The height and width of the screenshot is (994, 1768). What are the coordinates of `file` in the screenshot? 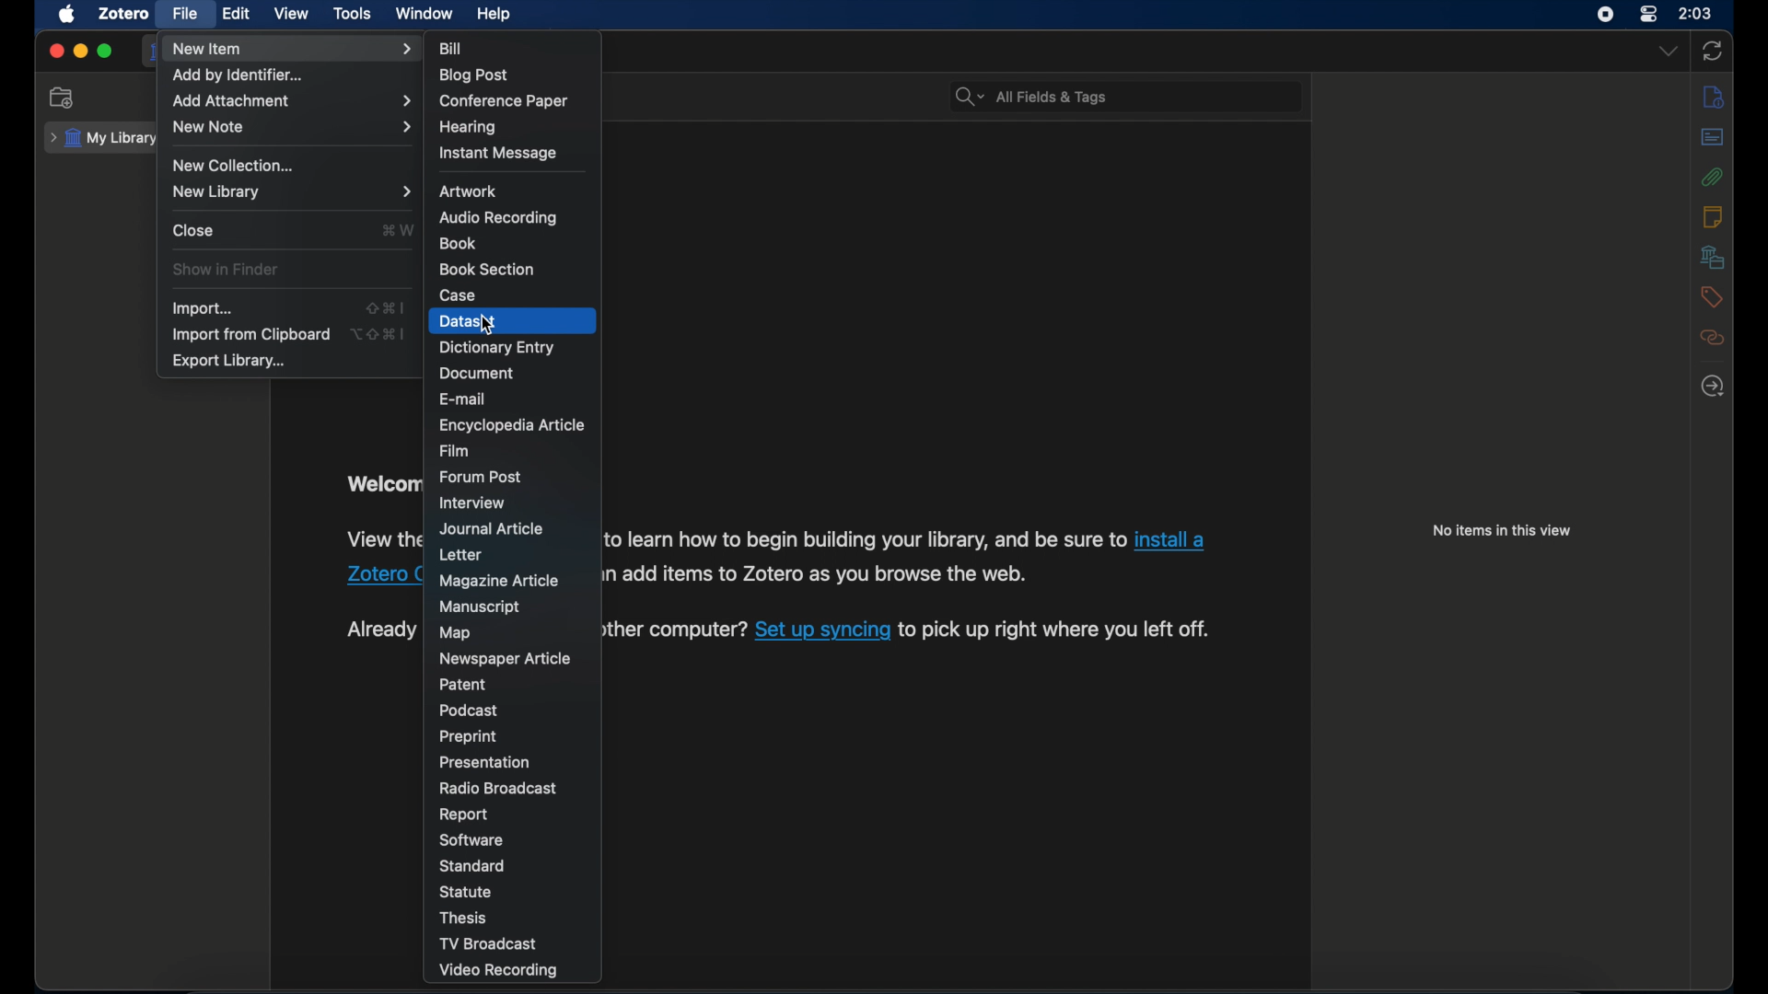 It's located at (184, 14).